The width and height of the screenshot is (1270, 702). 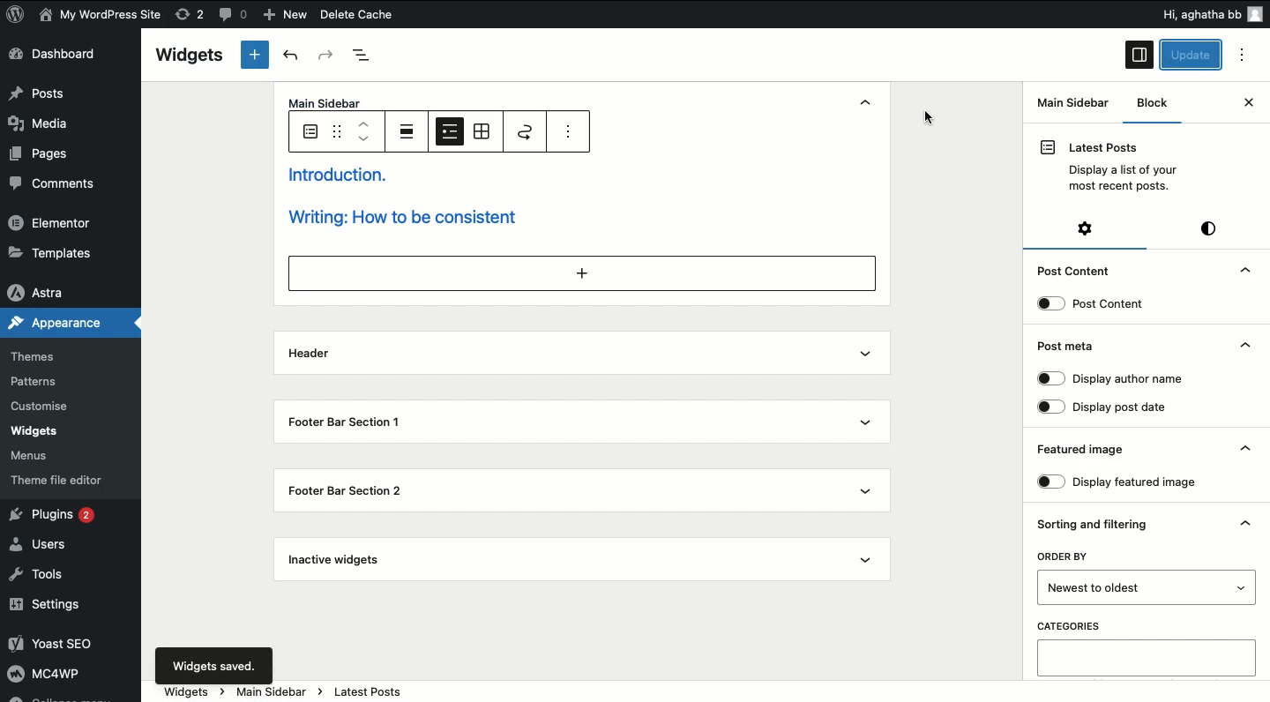 I want to click on cursor, so click(x=929, y=116).